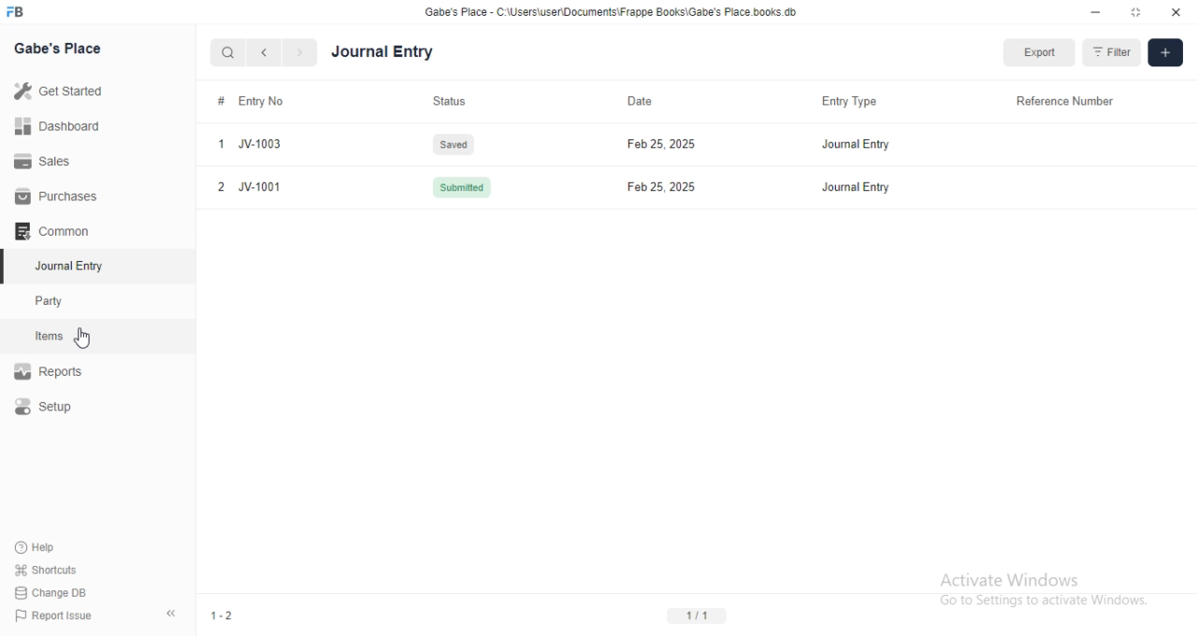 The height and width of the screenshot is (636, 1197). What do you see at coordinates (228, 54) in the screenshot?
I see `search` at bounding box center [228, 54].